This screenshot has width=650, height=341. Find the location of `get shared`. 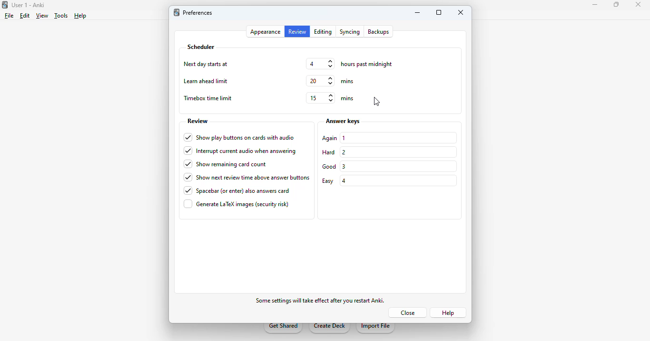

get shared is located at coordinates (284, 328).